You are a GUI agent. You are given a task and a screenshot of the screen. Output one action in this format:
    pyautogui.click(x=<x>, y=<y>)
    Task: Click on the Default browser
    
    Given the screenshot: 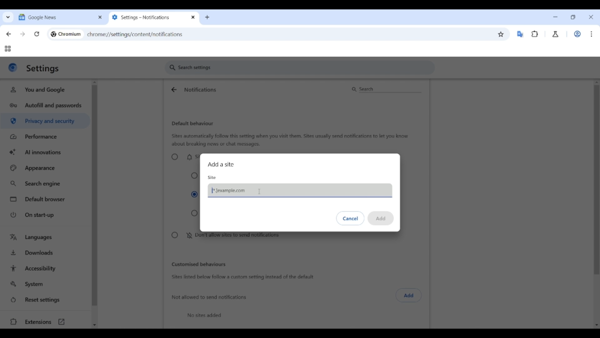 What is the action you would take?
    pyautogui.click(x=46, y=199)
    